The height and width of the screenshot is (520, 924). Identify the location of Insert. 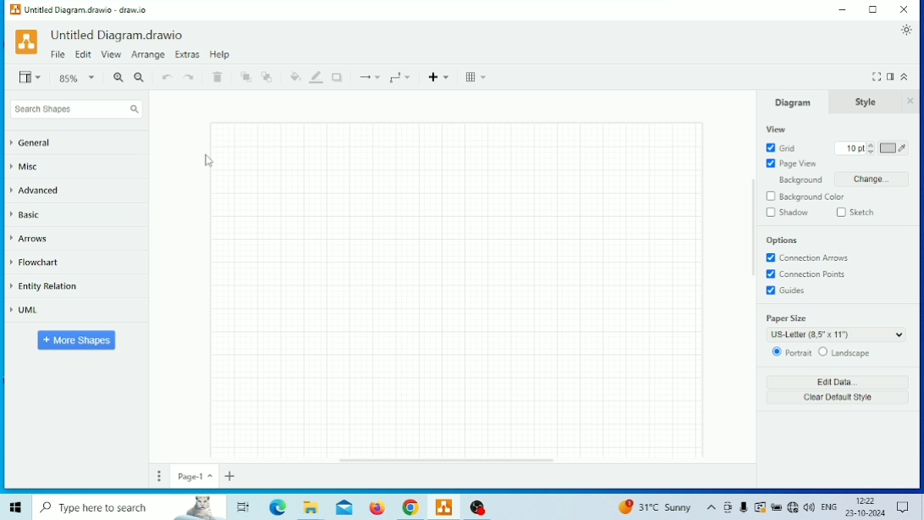
(441, 75).